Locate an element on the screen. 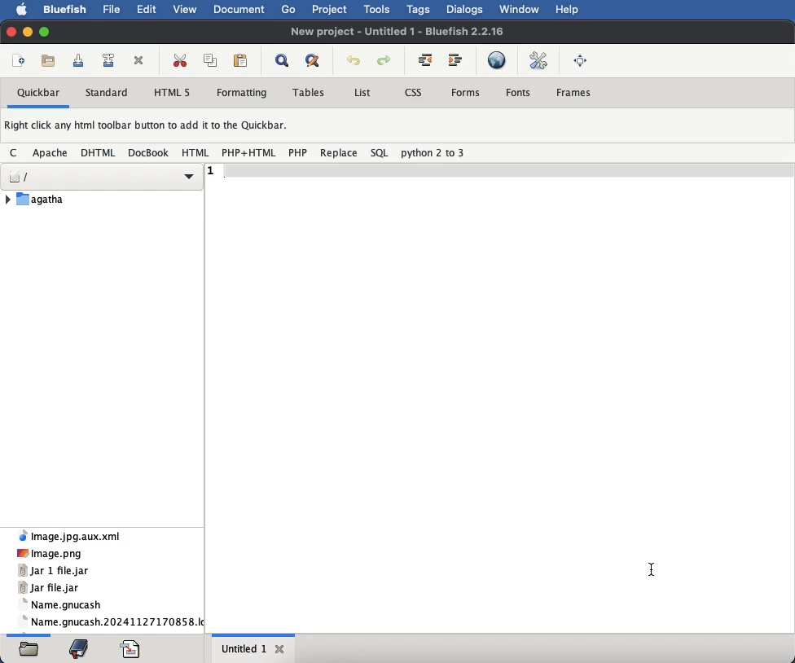 The height and width of the screenshot is (663, 795). tables is located at coordinates (310, 93).